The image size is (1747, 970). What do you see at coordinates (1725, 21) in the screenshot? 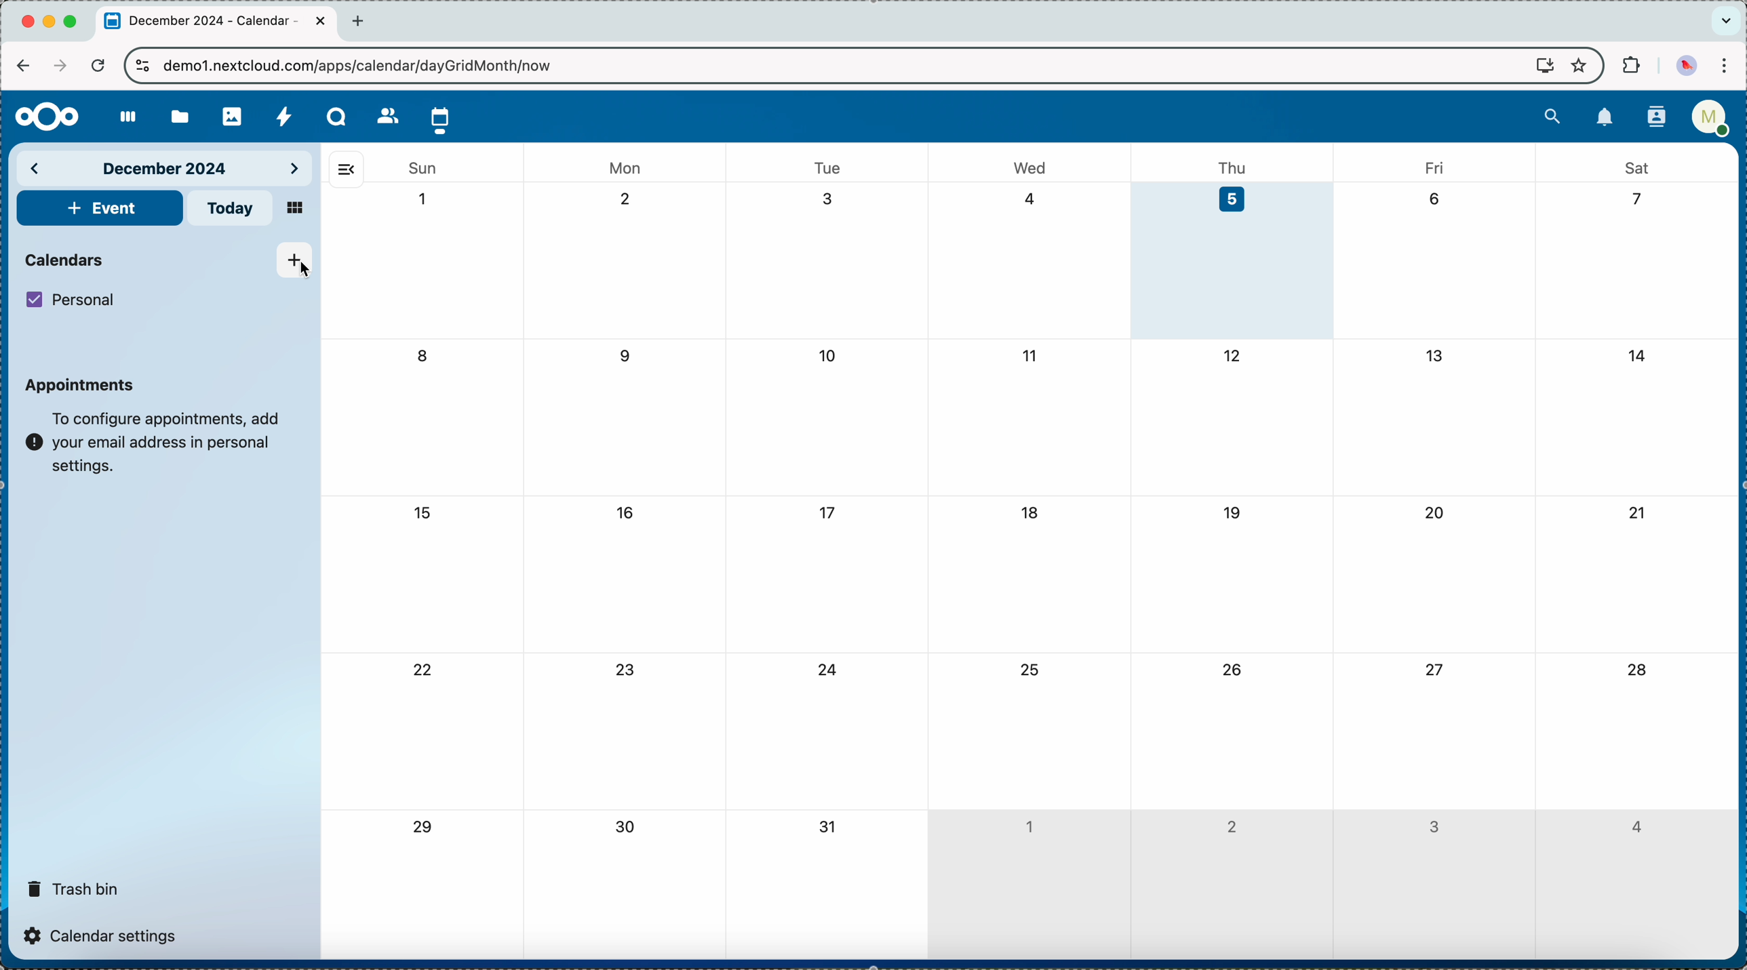
I see `search tabs` at bounding box center [1725, 21].